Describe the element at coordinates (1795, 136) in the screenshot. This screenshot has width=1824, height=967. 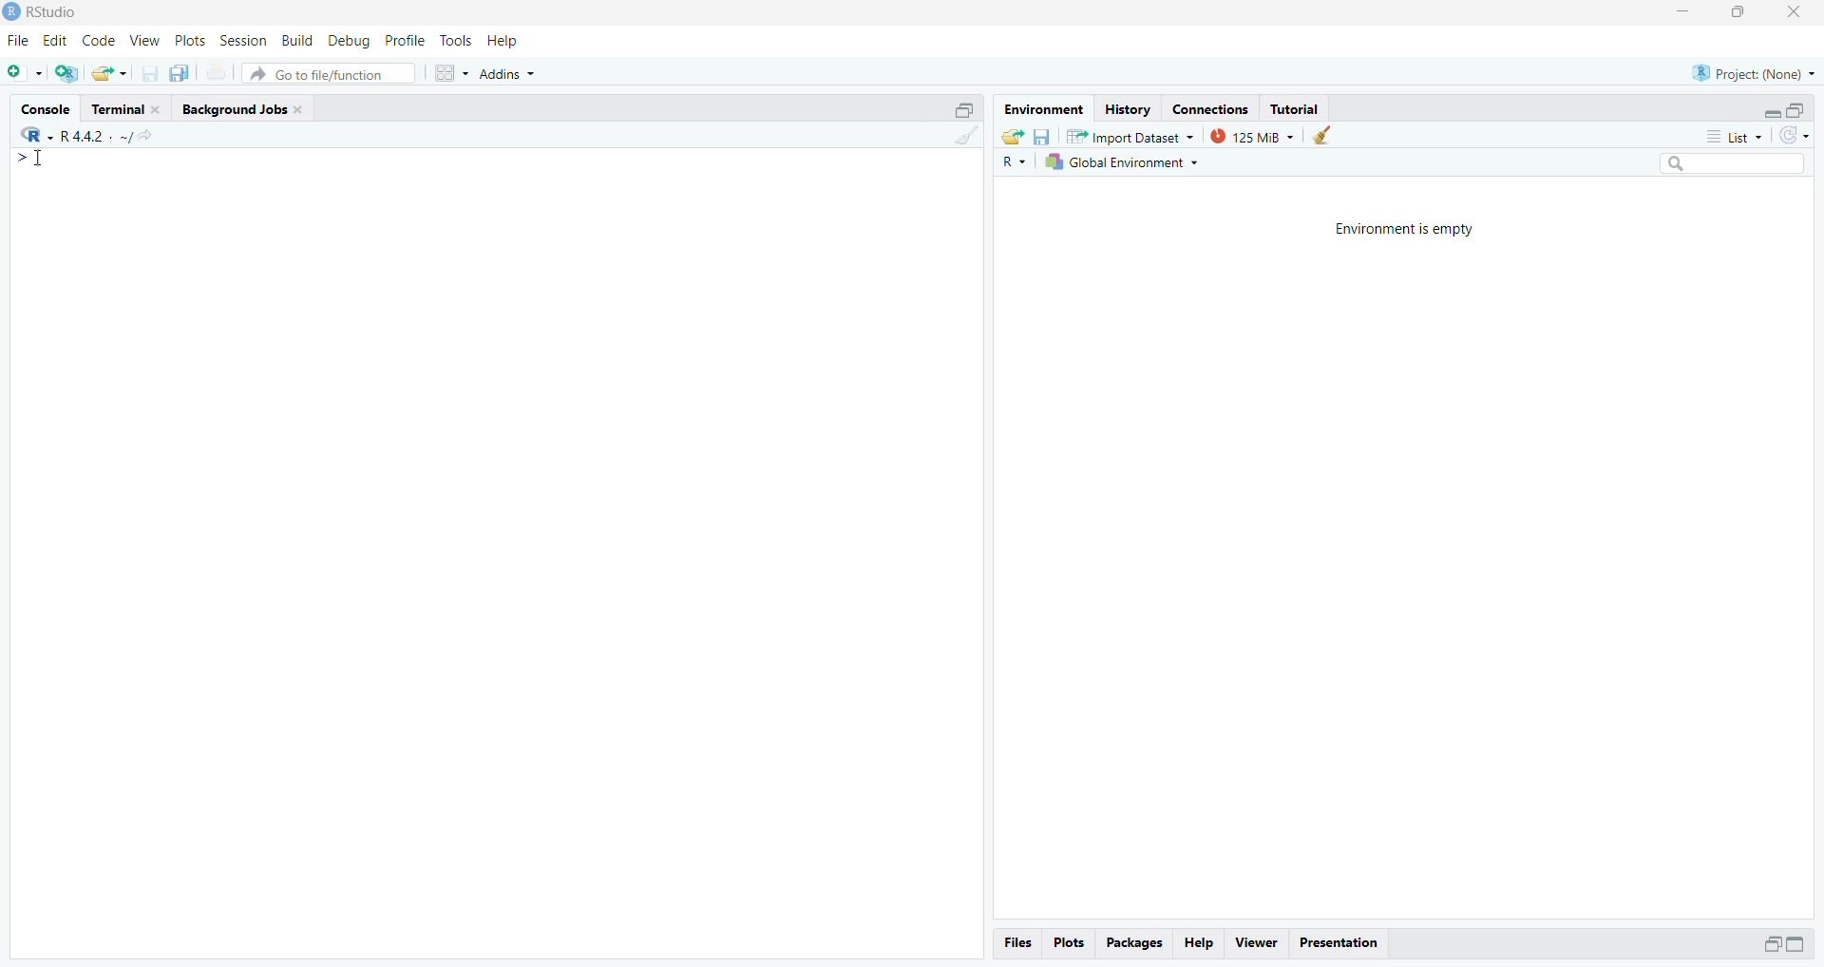
I see `refresh` at that location.